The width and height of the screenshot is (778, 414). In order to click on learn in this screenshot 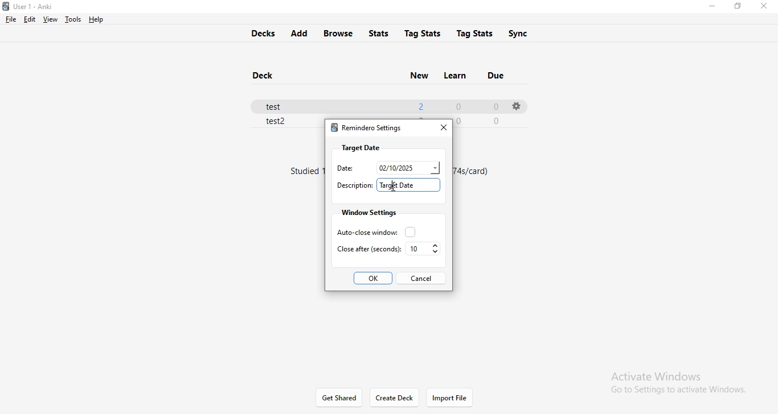, I will do `click(453, 74)`.